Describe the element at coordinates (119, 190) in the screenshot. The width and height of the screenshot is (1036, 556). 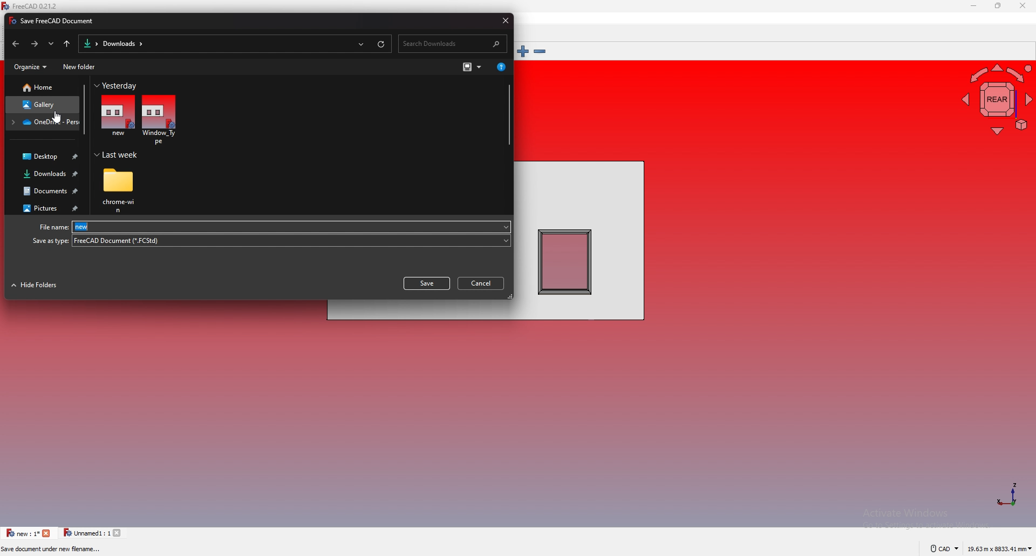
I see `folder` at that location.